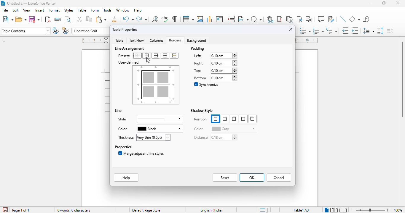 The image size is (405, 213). Describe the element at coordinates (225, 128) in the screenshot. I see `color: gray` at that location.